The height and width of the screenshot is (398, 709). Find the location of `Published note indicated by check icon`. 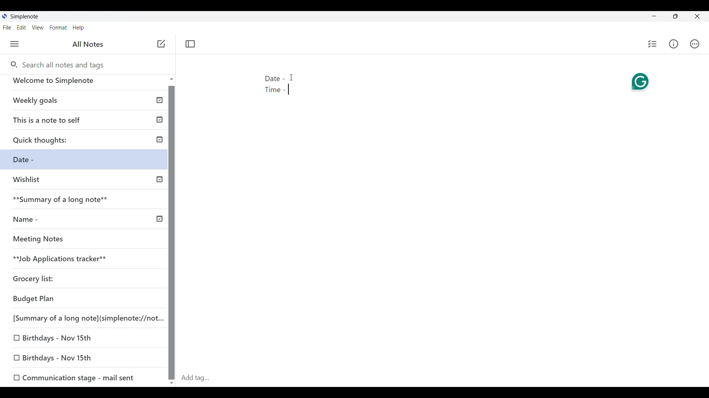

Published note indicated by check icon is located at coordinates (85, 103).